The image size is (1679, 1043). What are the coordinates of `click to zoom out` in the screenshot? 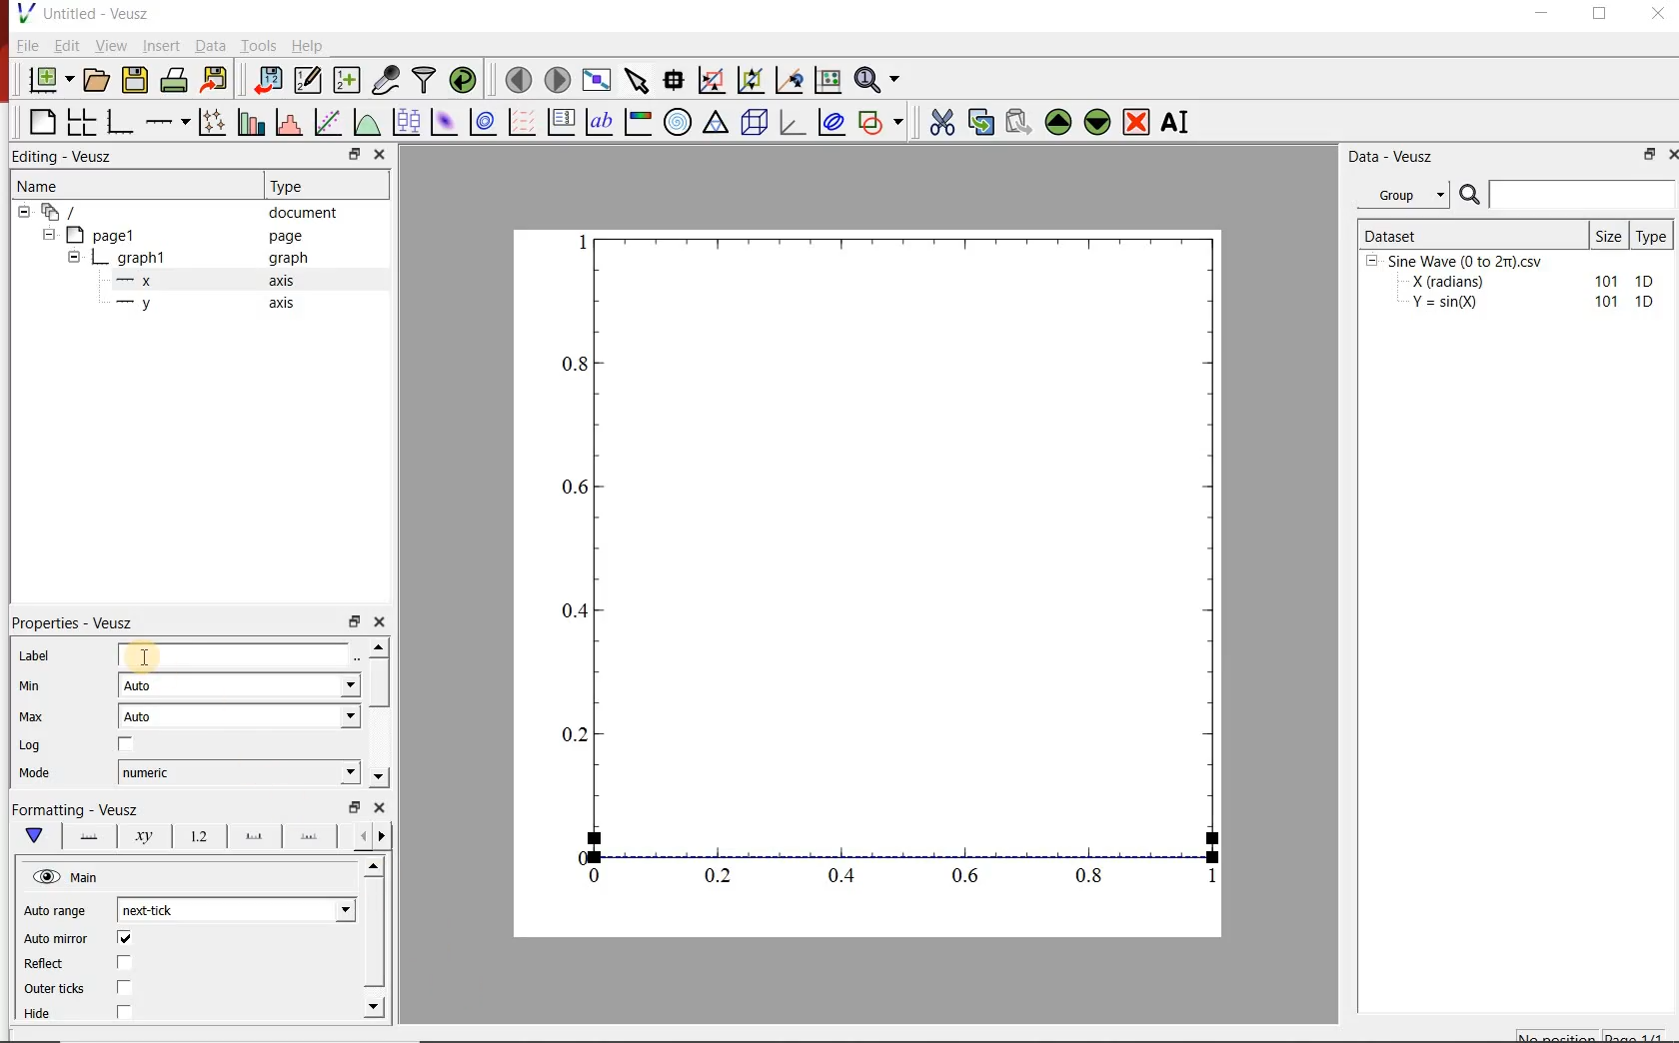 It's located at (754, 78).